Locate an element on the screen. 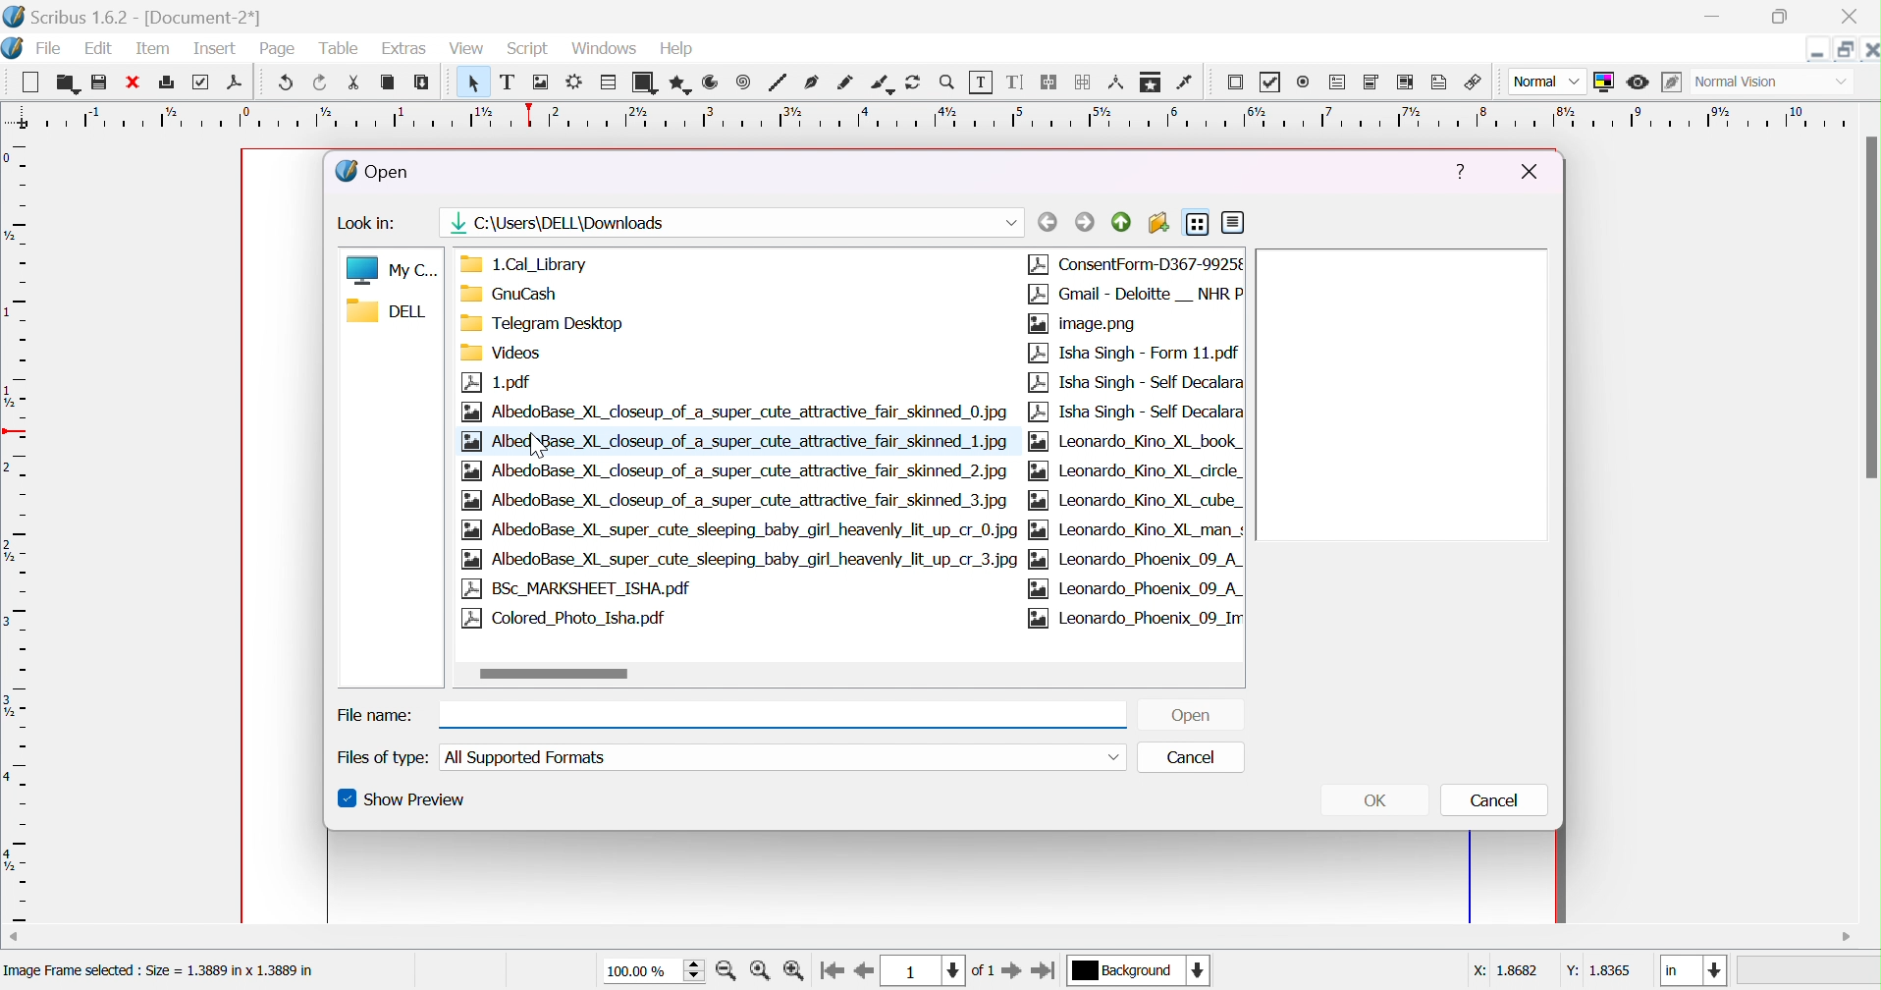  1.pdf is located at coordinates (492, 383).